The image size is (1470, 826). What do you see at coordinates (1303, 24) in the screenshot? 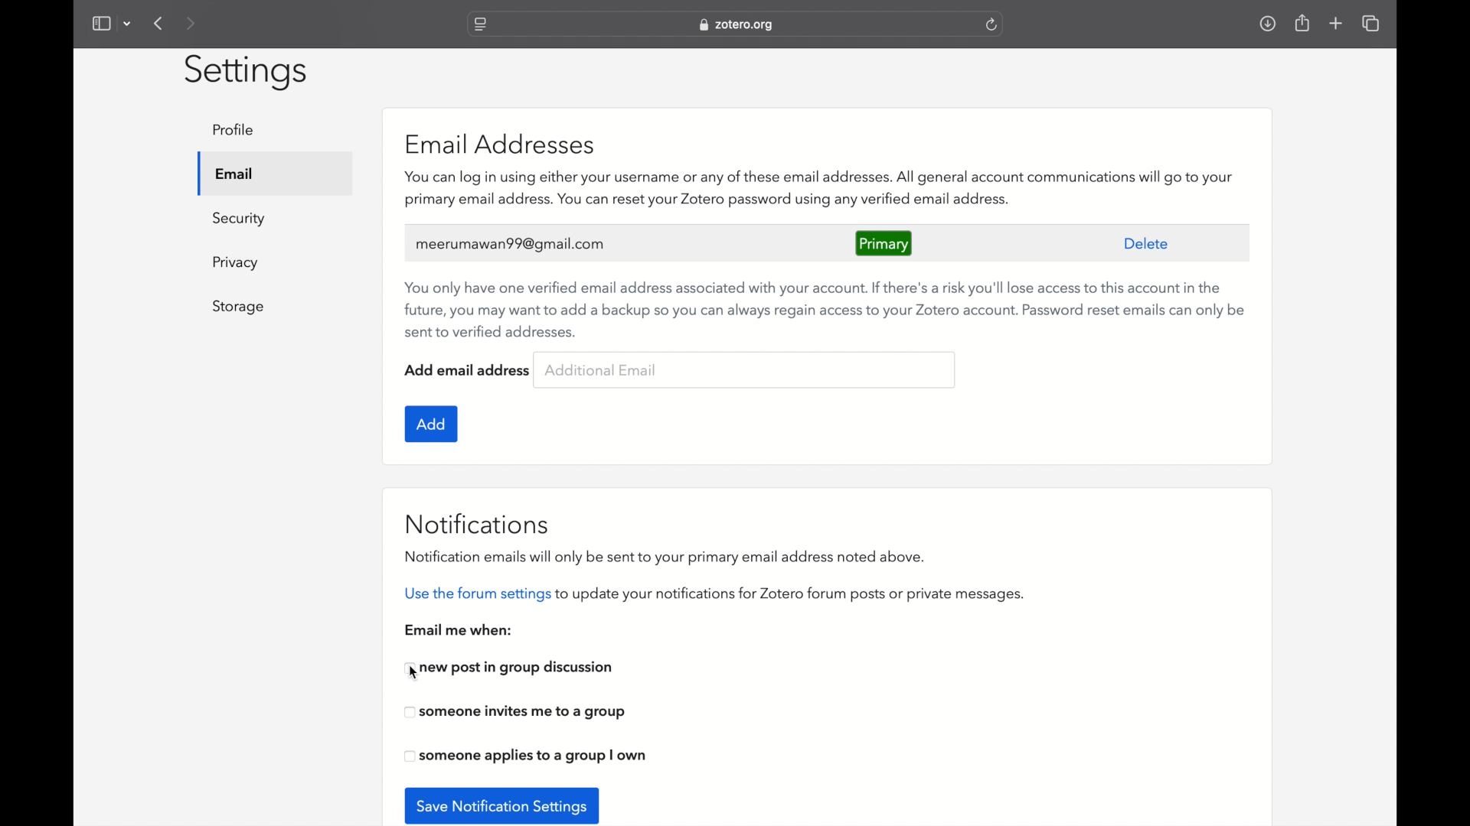
I see `share` at bounding box center [1303, 24].